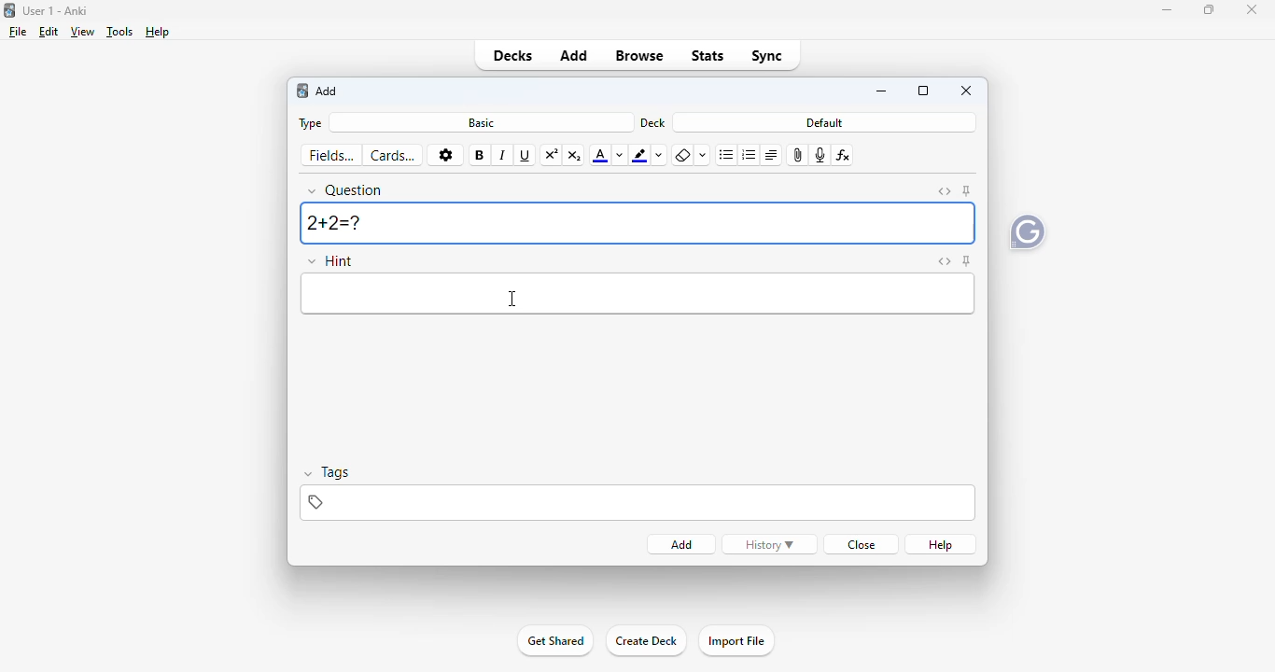  I want to click on hint, so click(329, 260).